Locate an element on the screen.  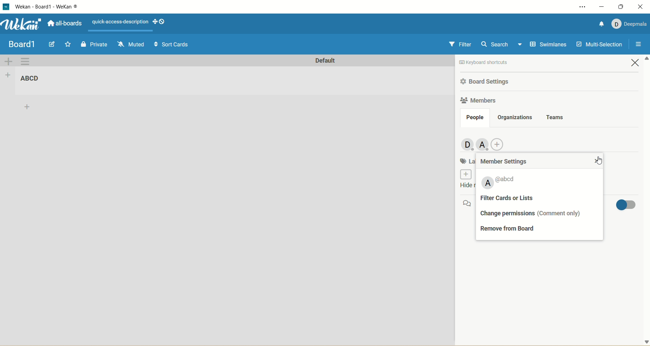
add swimlane is located at coordinates (8, 61).